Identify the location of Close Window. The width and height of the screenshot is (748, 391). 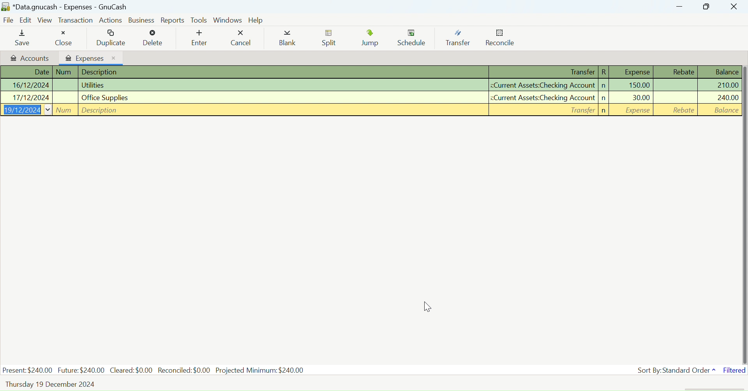
(734, 6).